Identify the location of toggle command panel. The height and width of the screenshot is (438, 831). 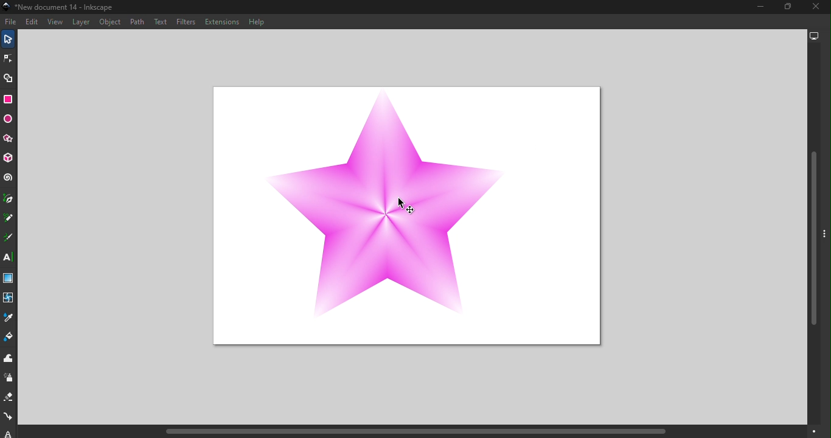
(826, 235).